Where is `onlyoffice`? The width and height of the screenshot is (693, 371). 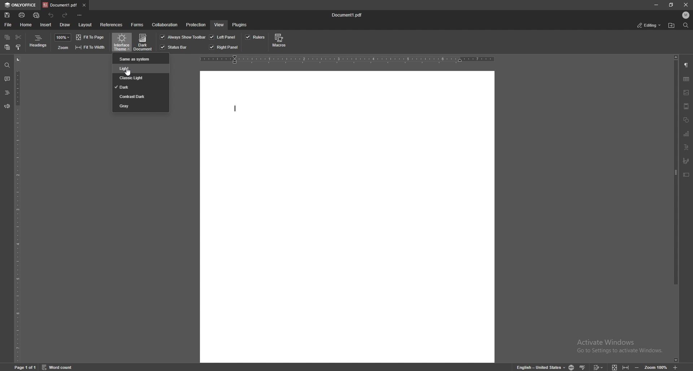 onlyoffice is located at coordinates (20, 5).